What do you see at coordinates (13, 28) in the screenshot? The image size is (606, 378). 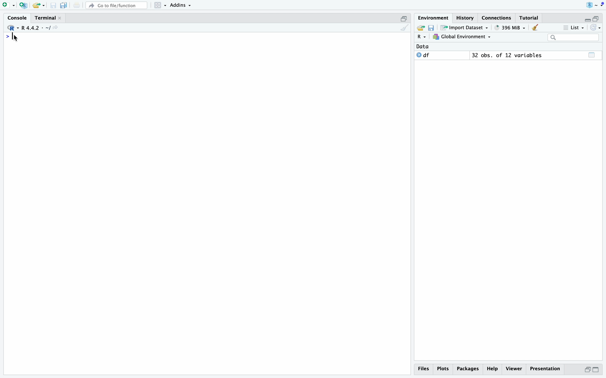 I see `R` at bounding box center [13, 28].